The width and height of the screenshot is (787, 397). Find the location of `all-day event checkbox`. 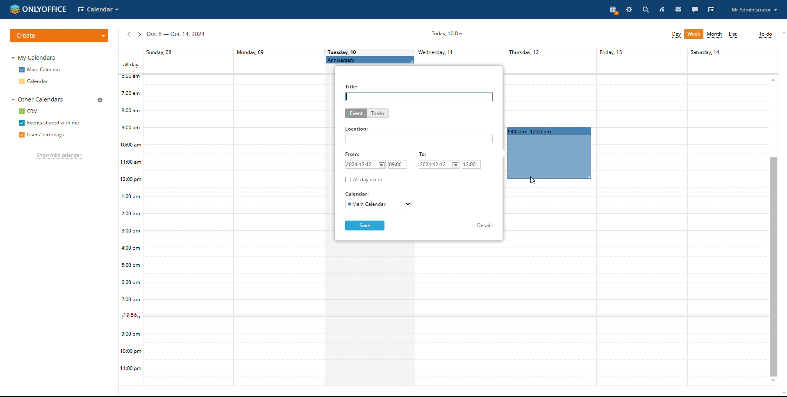

all-day event checkbox is located at coordinates (364, 179).